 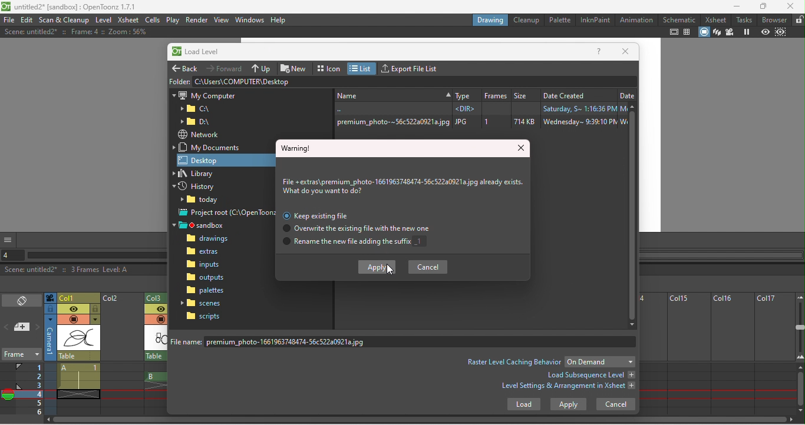 What do you see at coordinates (186, 67) in the screenshot?
I see `Back` at bounding box center [186, 67].